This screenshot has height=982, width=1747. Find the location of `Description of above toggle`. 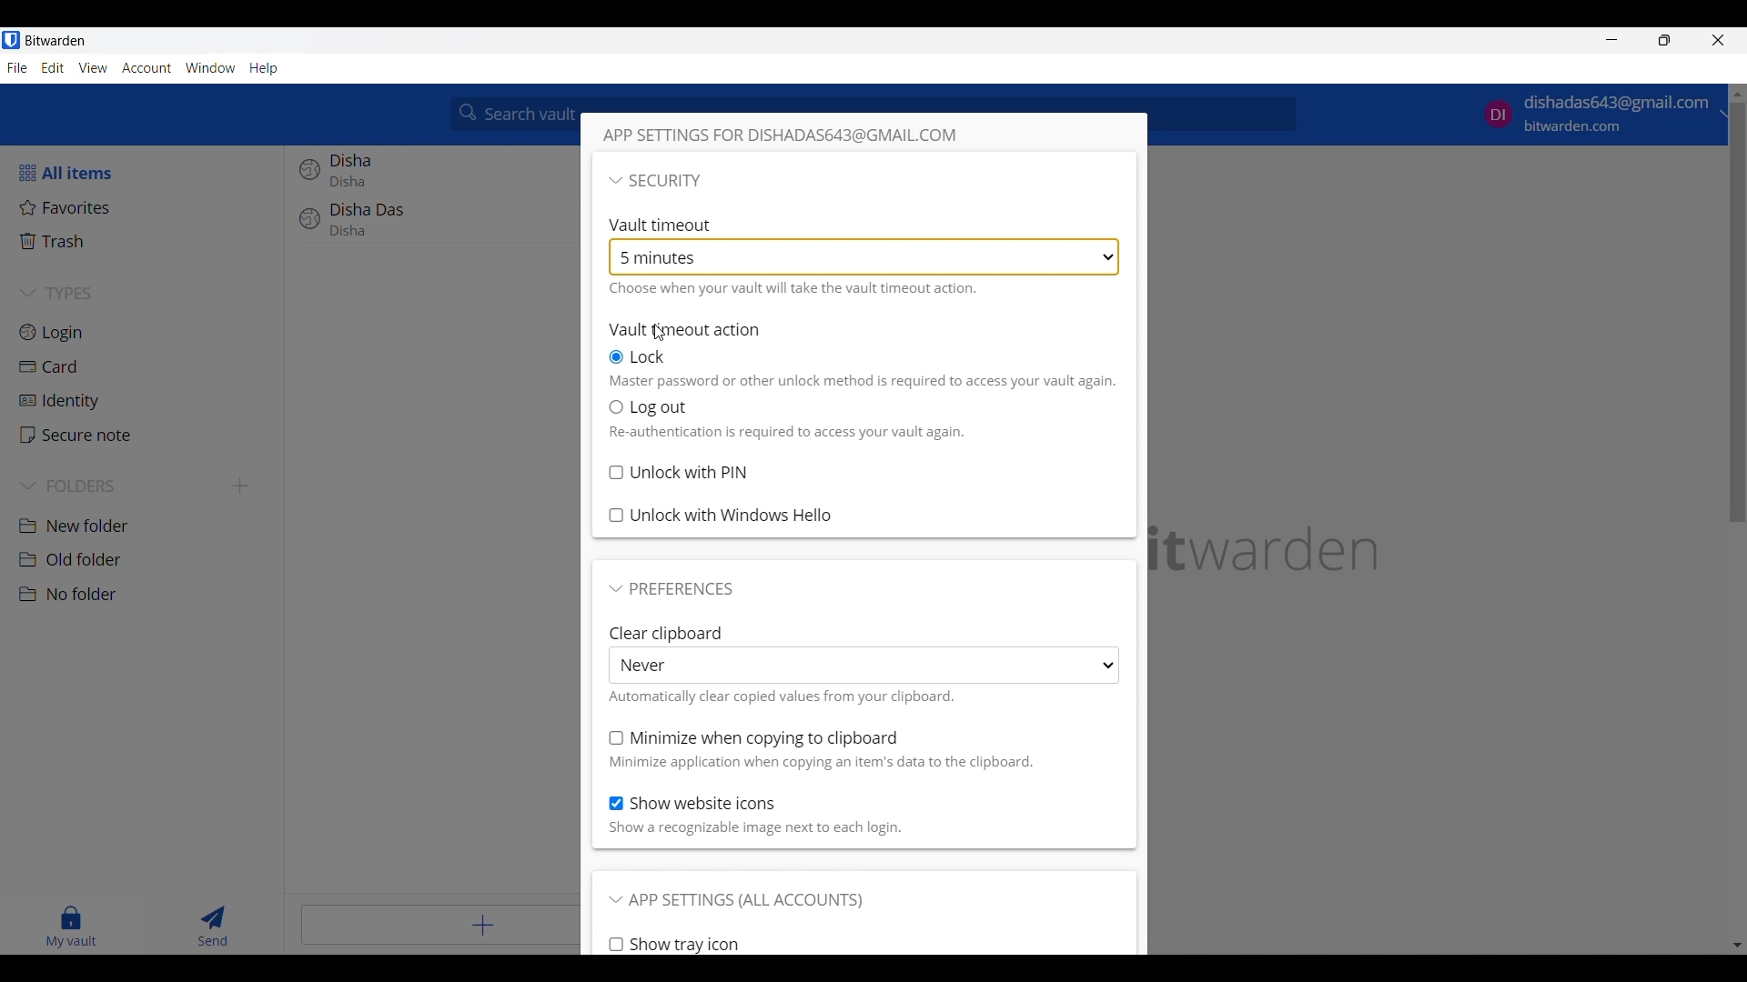

Description of above toggle is located at coordinates (755, 829).